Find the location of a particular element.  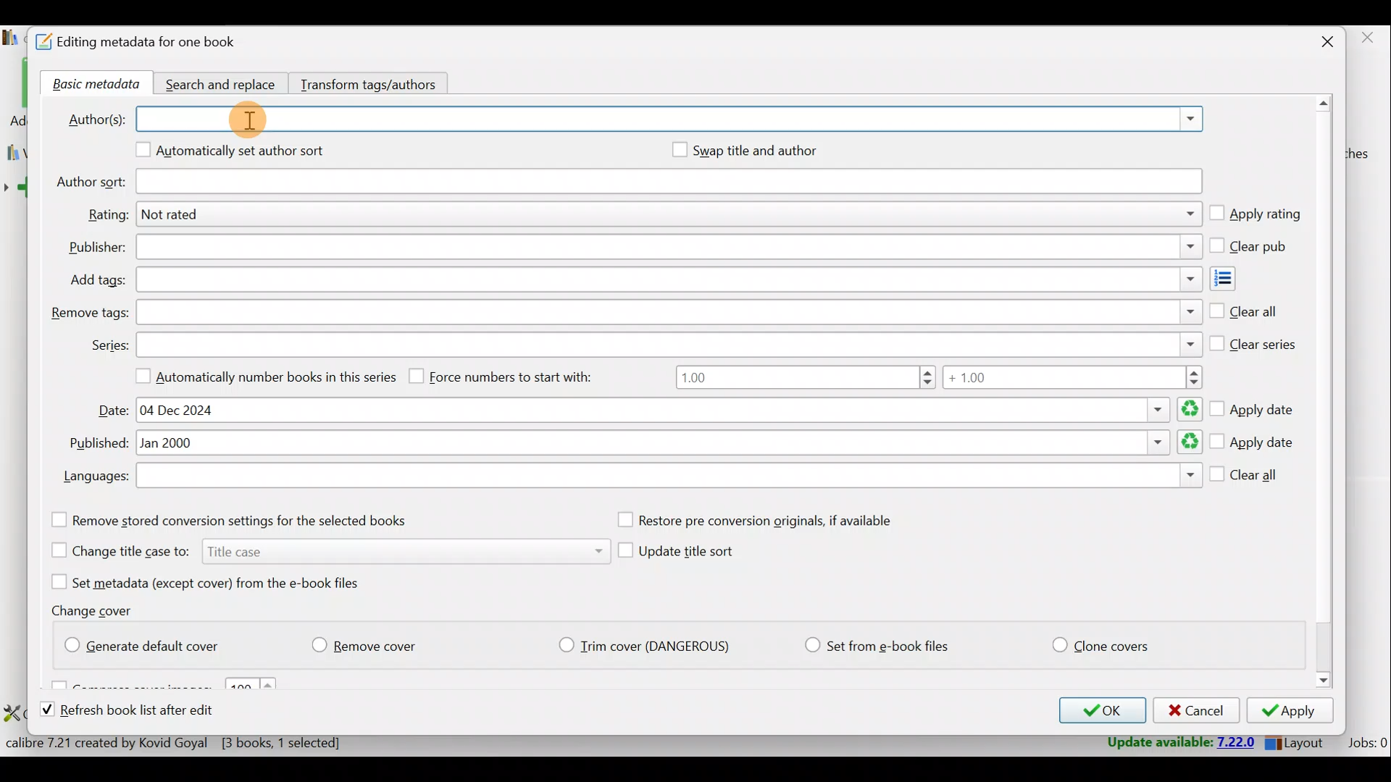

Automatically number books in this series is located at coordinates (260, 375).